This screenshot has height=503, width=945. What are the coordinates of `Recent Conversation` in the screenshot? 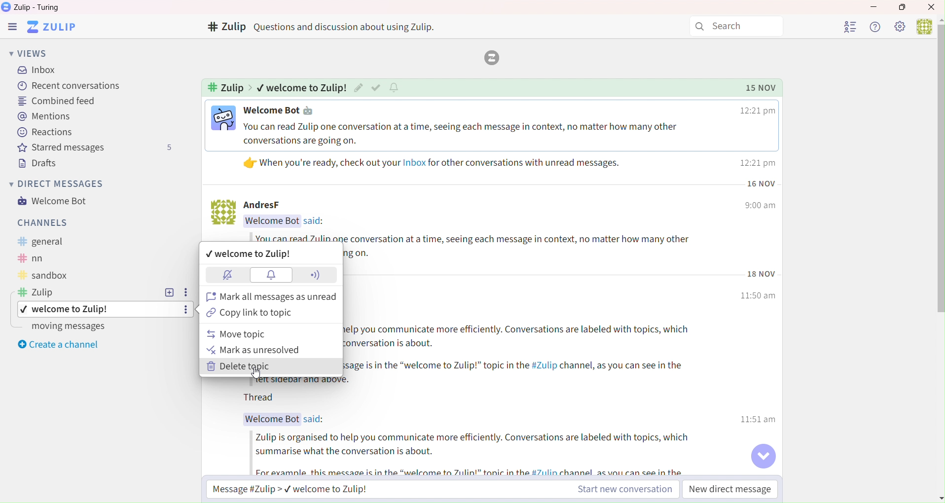 It's located at (66, 86).